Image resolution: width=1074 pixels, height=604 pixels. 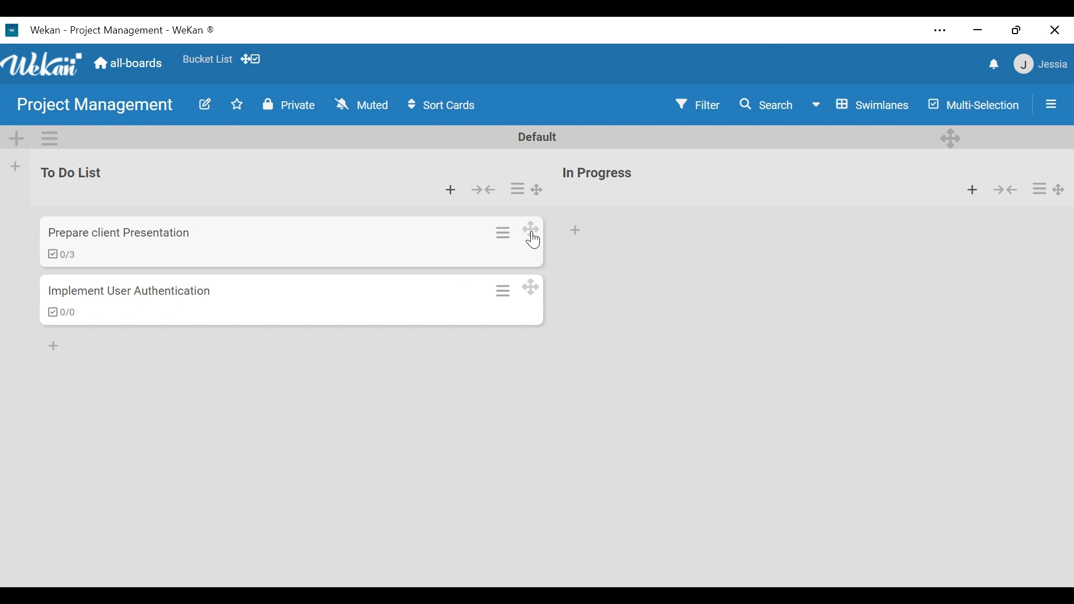 What do you see at coordinates (288, 105) in the screenshot?
I see `Private` at bounding box center [288, 105].